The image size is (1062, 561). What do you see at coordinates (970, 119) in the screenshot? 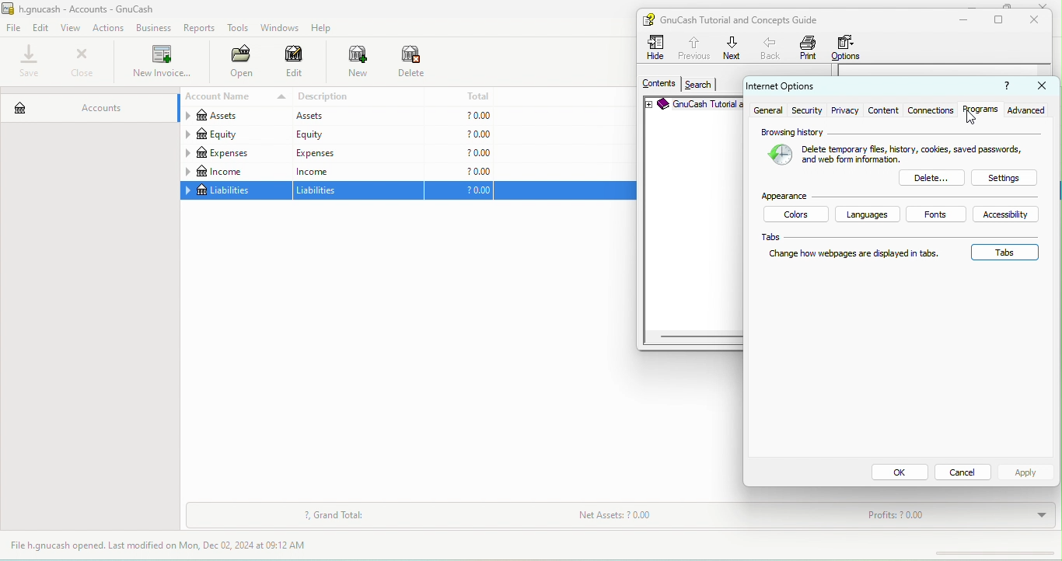
I see `cursor movement` at bounding box center [970, 119].